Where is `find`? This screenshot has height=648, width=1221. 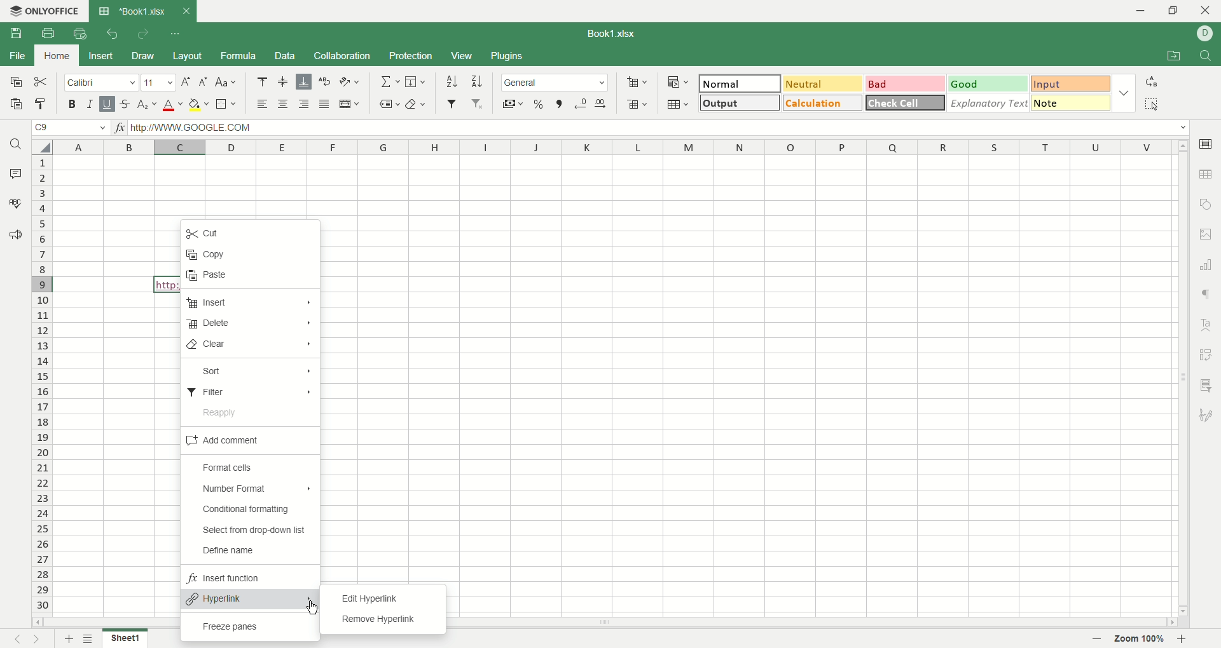
find is located at coordinates (15, 143).